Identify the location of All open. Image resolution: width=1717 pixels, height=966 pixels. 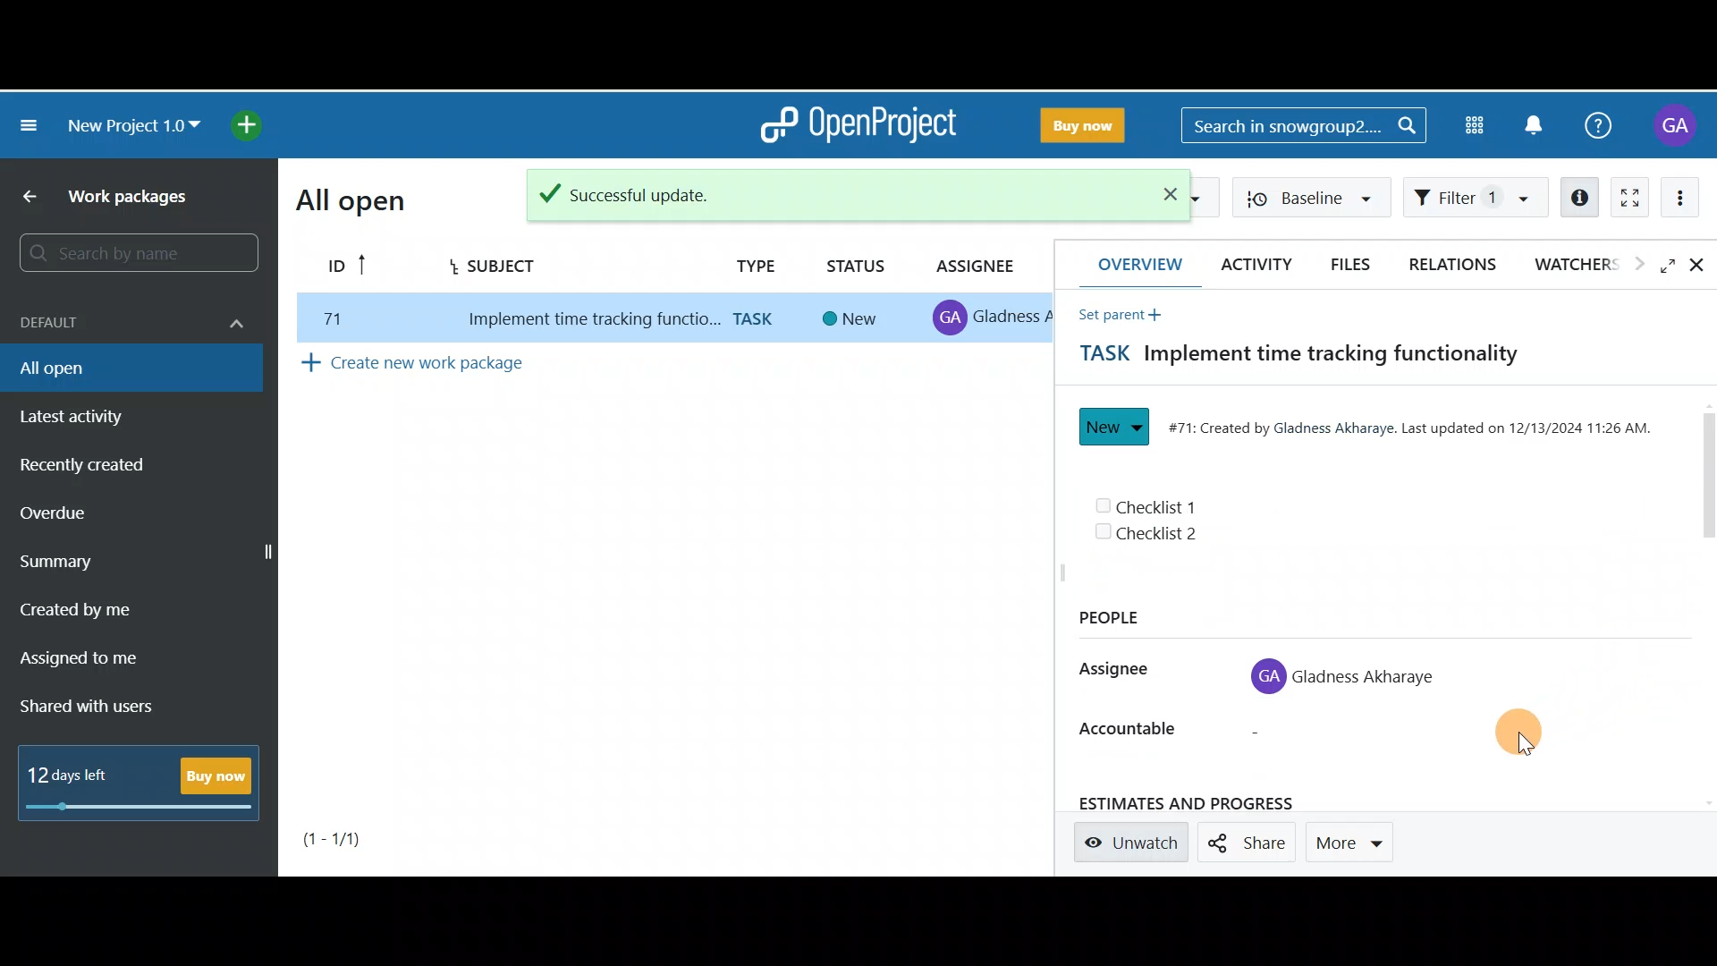
(350, 200).